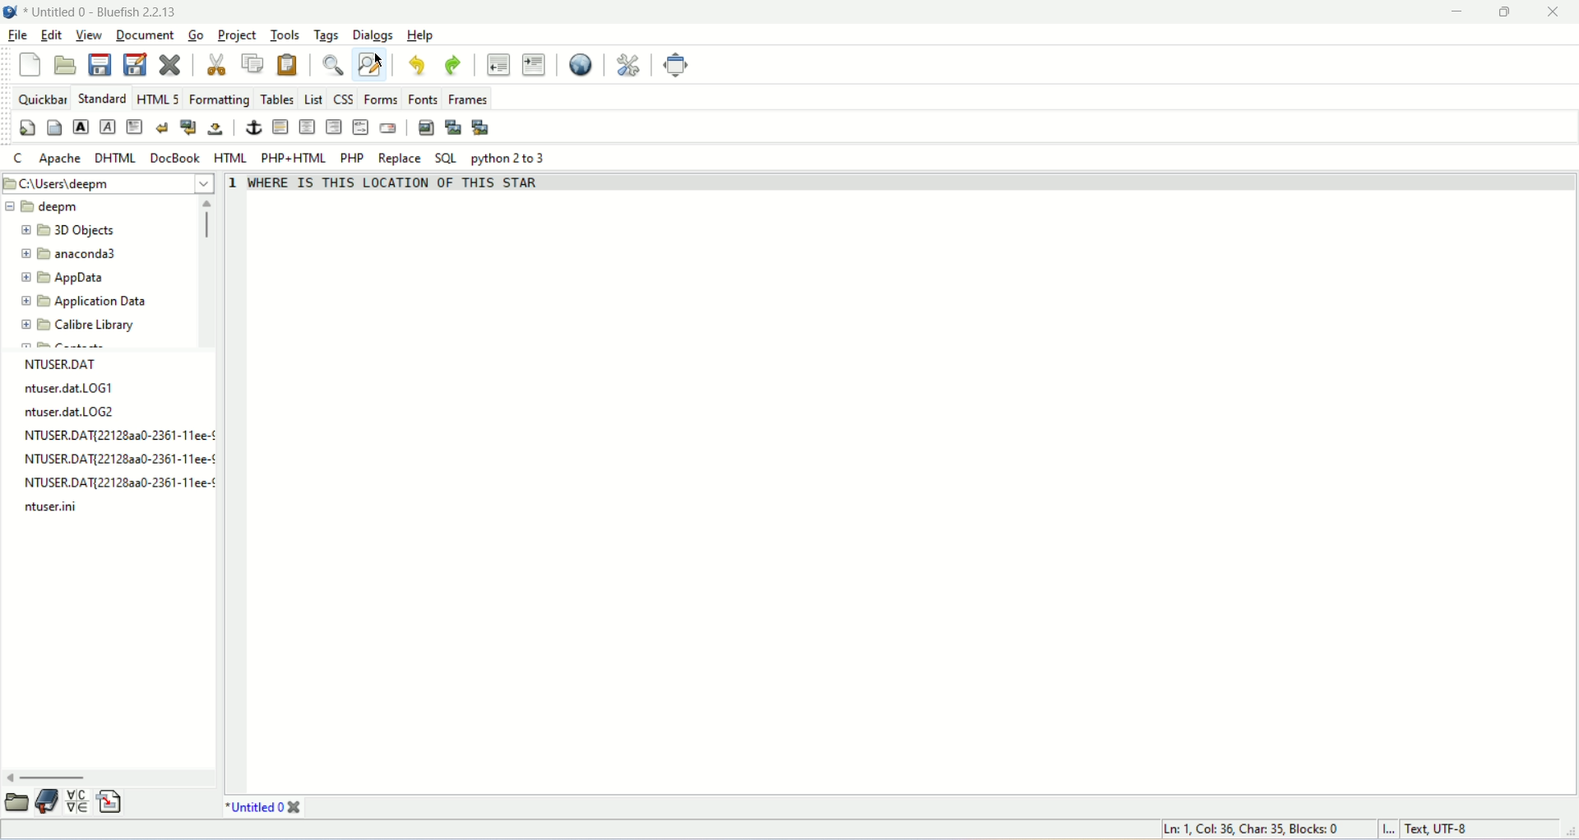 This screenshot has width=1579, height=840. What do you see at coordinates (218, 100) in the screenshot?
I see `formatting` at bounding box center [218, 100].